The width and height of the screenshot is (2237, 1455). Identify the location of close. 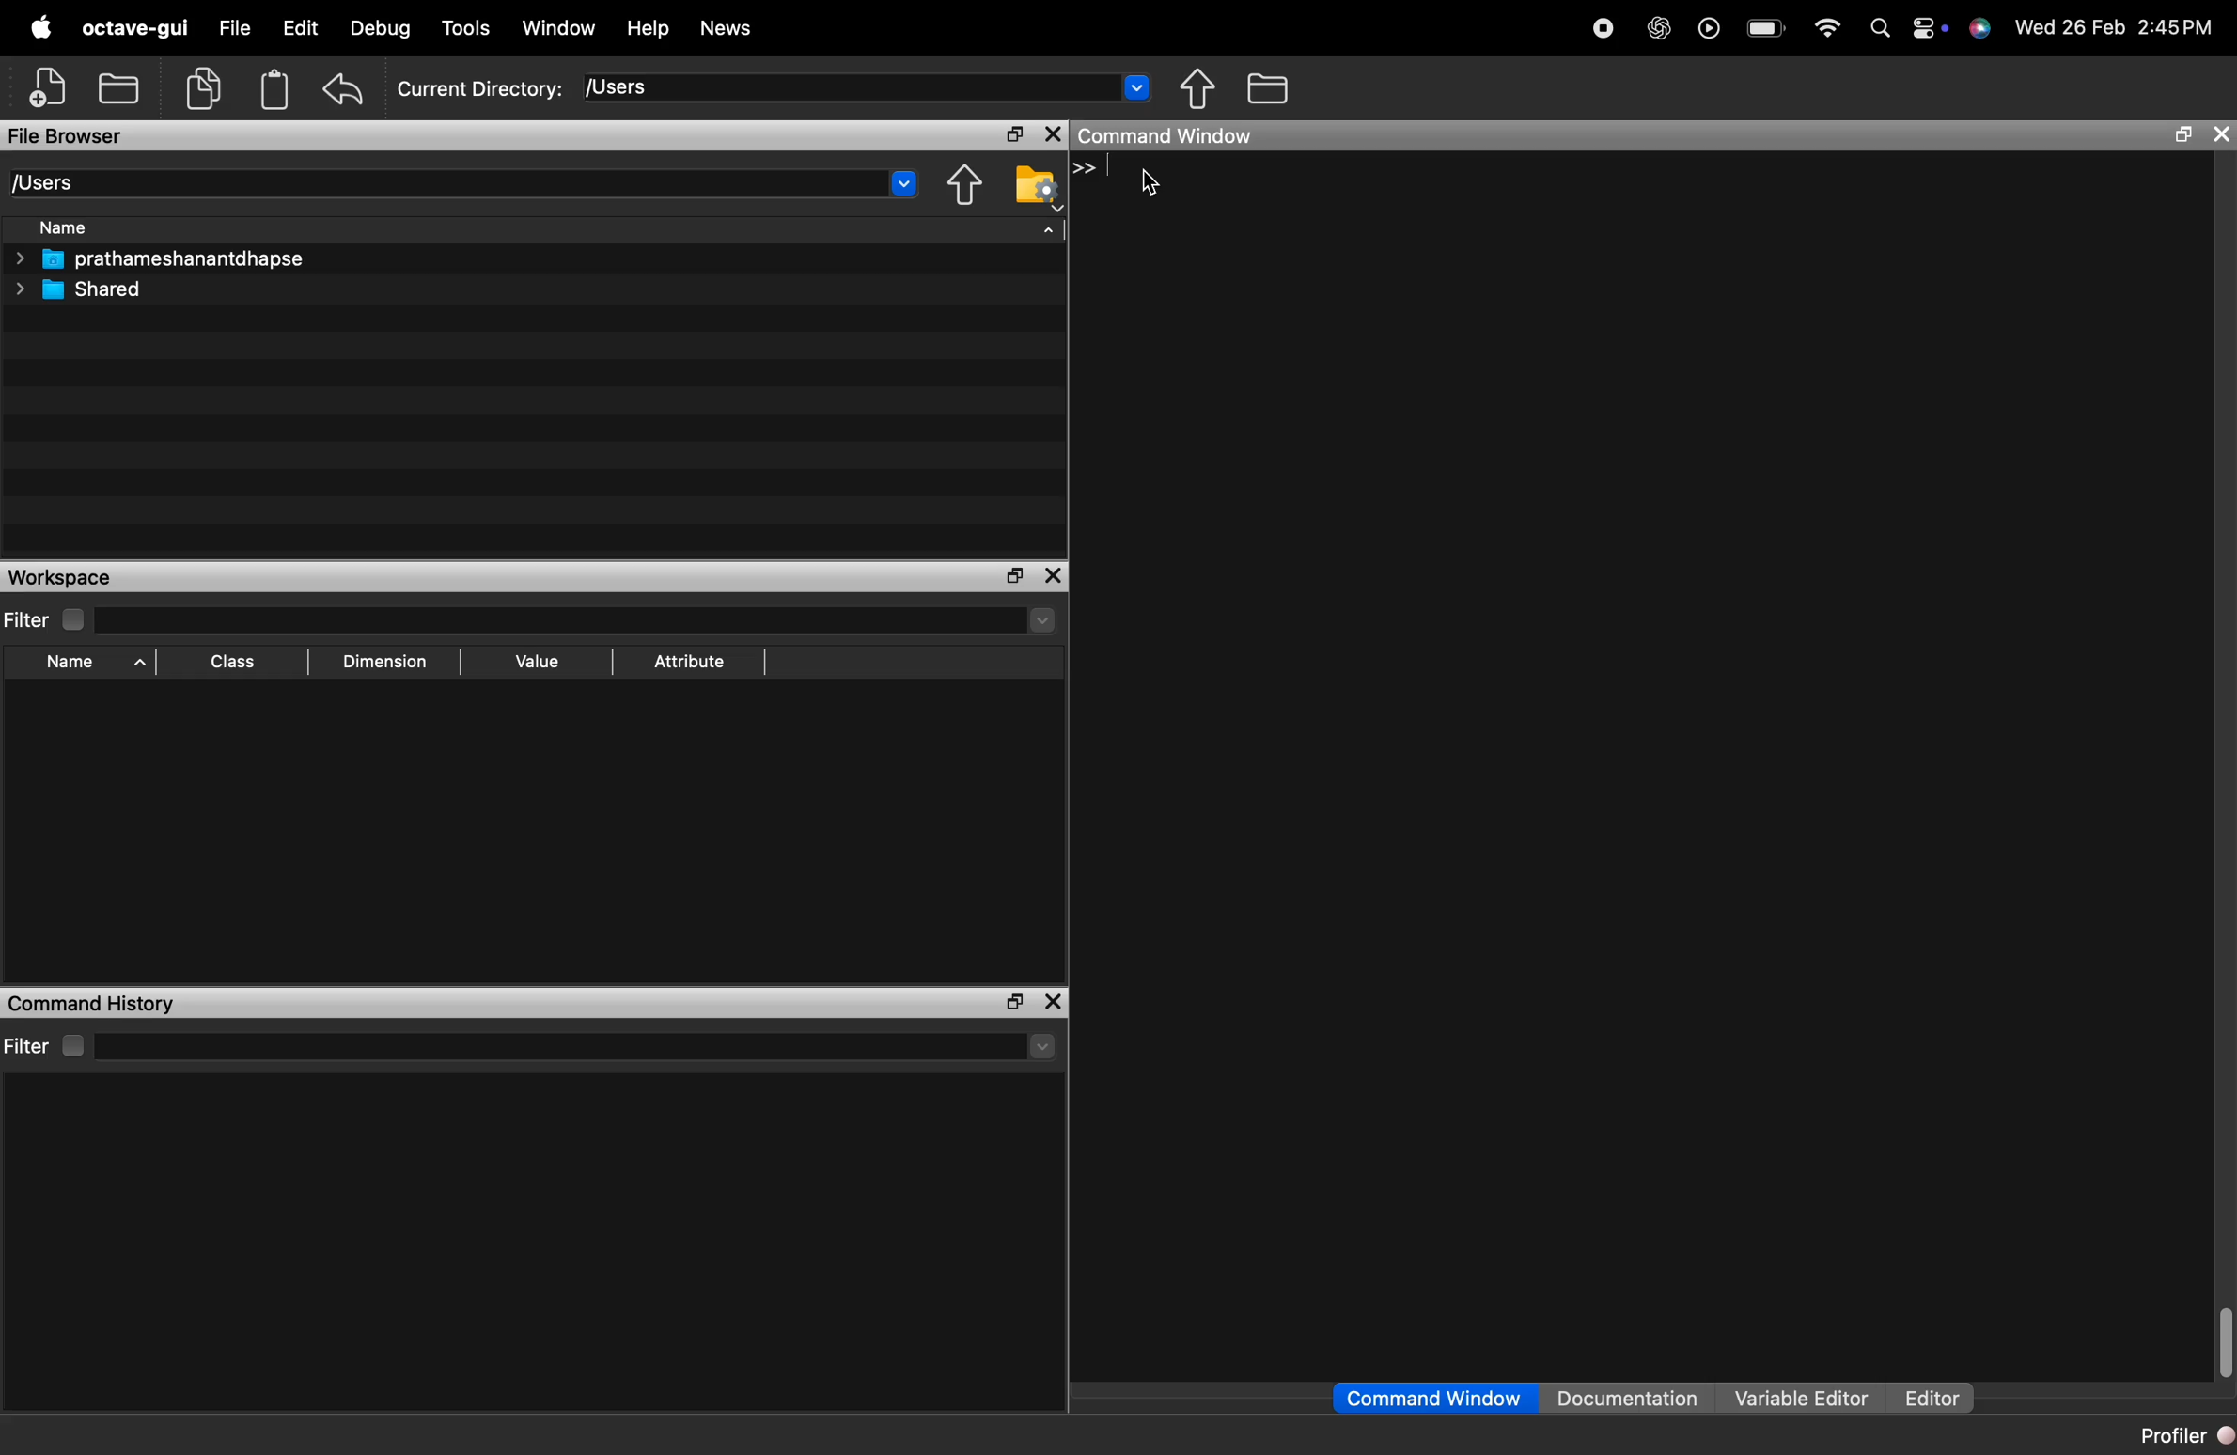
(1054, 573).